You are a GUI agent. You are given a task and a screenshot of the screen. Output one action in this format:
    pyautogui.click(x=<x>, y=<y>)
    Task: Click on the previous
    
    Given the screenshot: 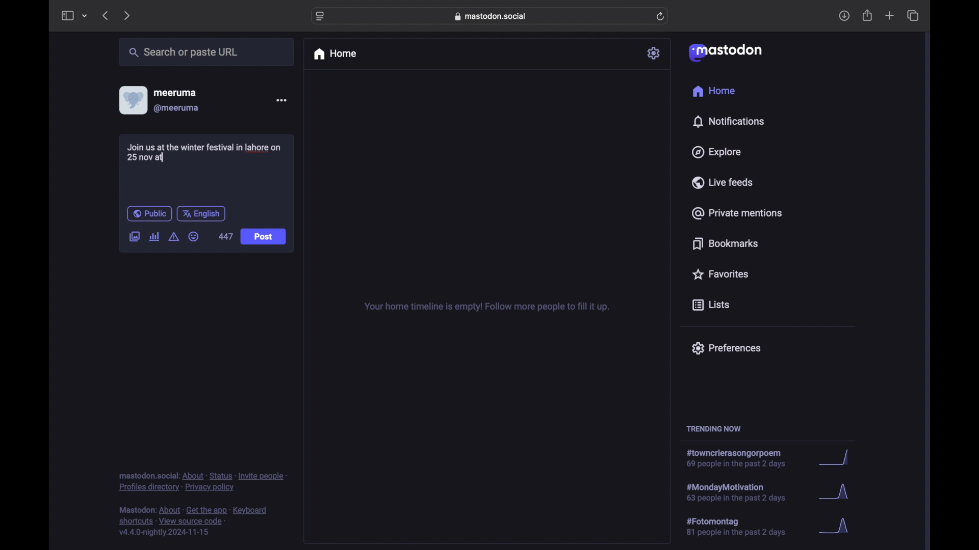 What is the action you would take?
    pyautogui.click(x=105, y=15)
    